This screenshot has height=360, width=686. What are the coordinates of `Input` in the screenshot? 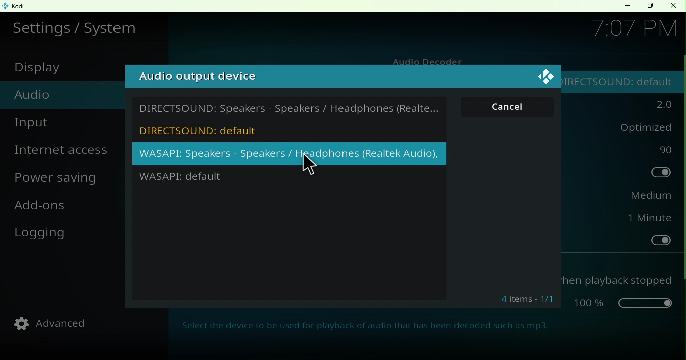 It's located at (34, 122).